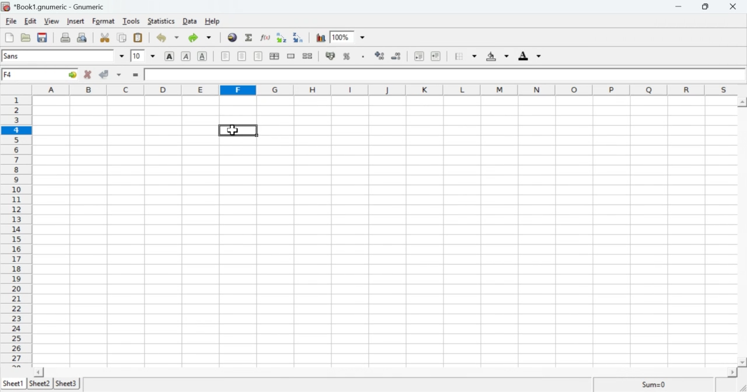 The height and width of the screenshot is (392, 747). What do you see at coordinates (83, 38) in the screenshot?
I see `Print preview` at bounding box center [83, 38].